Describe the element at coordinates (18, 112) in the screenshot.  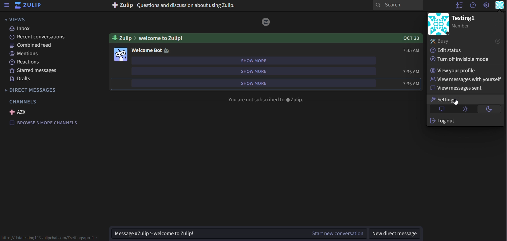
I see `AZX` at that location.